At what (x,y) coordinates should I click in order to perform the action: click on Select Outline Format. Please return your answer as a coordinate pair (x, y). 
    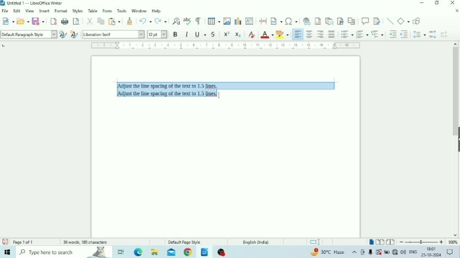
    Looking at the image, I should click on (377, 34).